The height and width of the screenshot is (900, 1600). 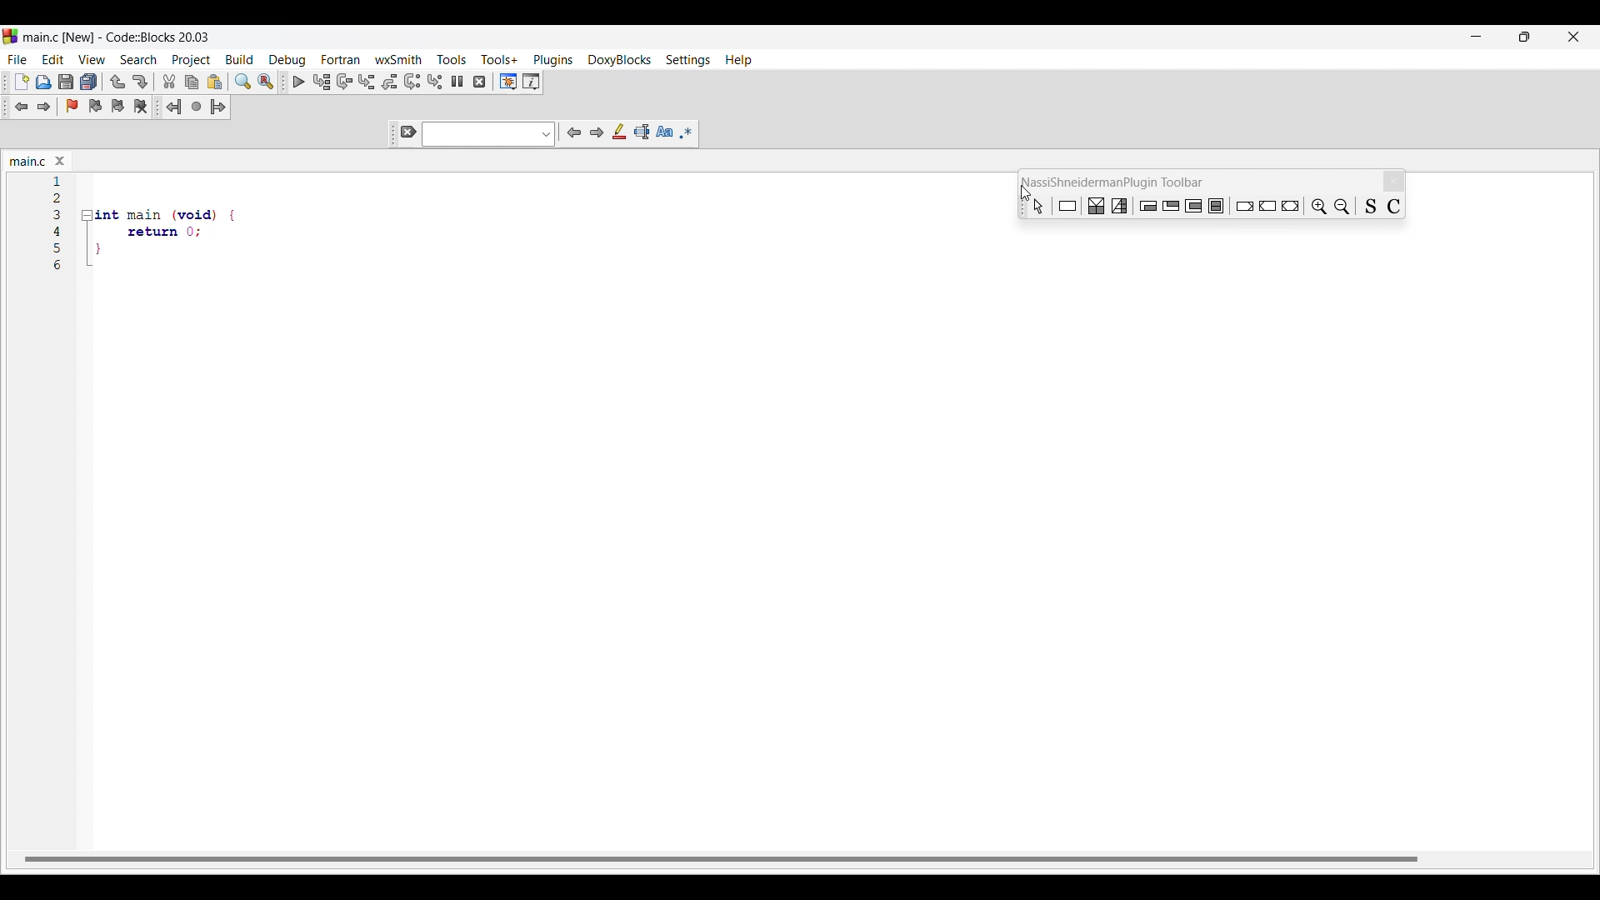 What do you see at coordinates (1195, 207) in the screenshot?
I see `` at bounding box center [1195, 207].